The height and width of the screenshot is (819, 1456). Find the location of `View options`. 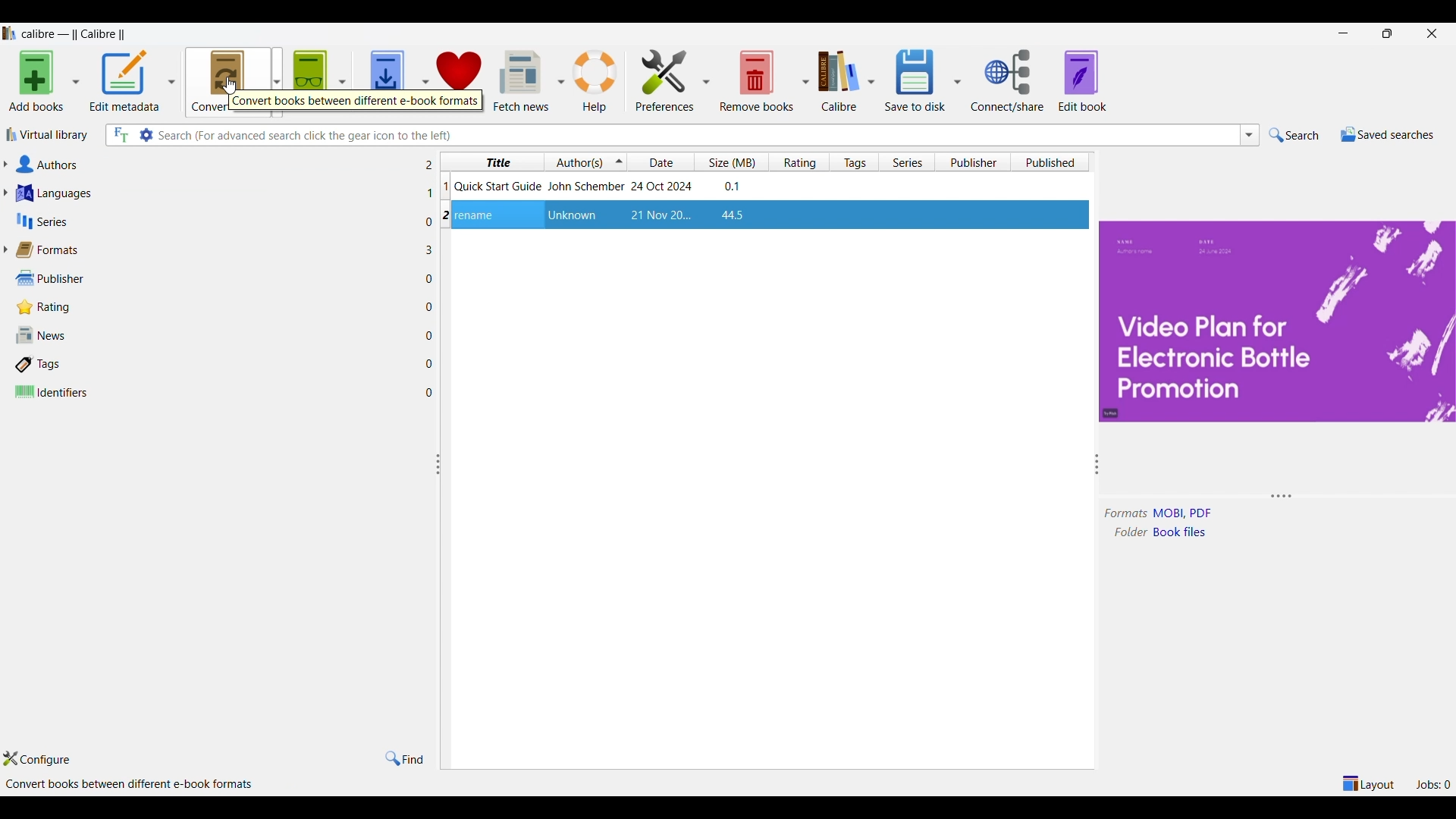

View options is located at coordinates (342, 80).